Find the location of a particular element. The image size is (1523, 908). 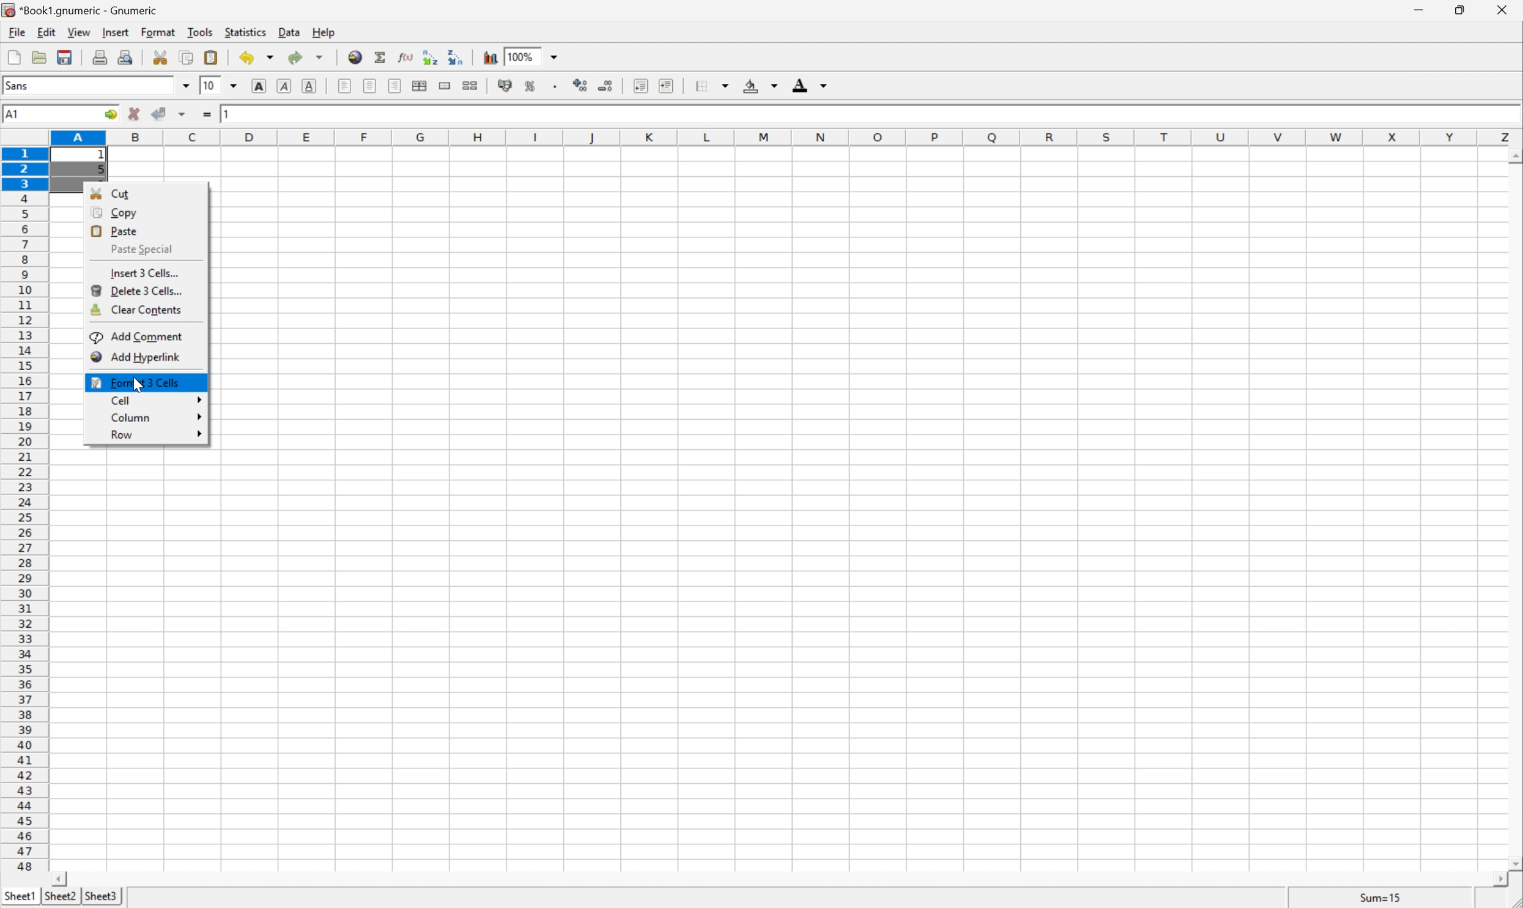

font is located at coordinates (24, 84).